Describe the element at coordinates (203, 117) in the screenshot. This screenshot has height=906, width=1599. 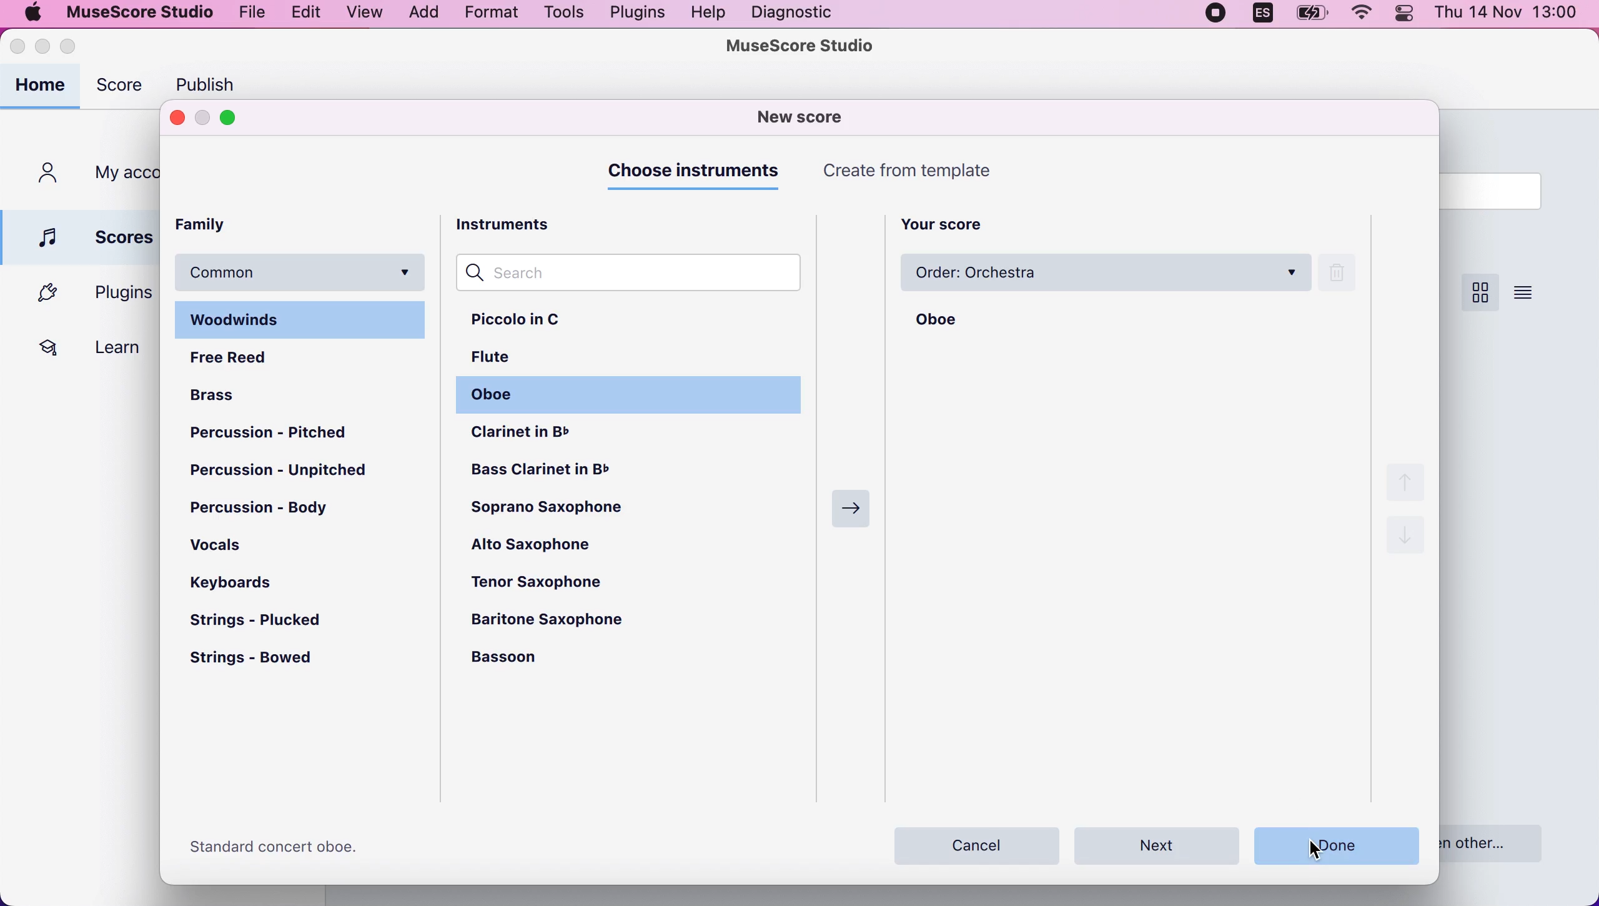
I see `minimize` at that location.